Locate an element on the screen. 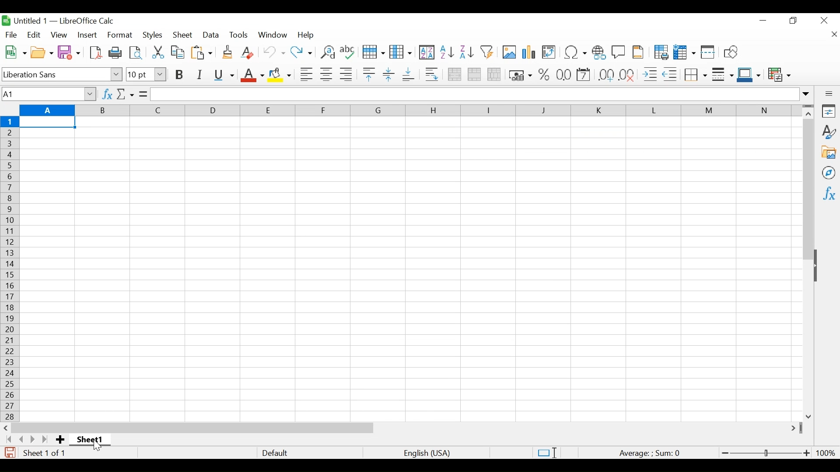 This screenshot has height=472, width=840. Insert Special Characters is located at coordinates (574, 52).